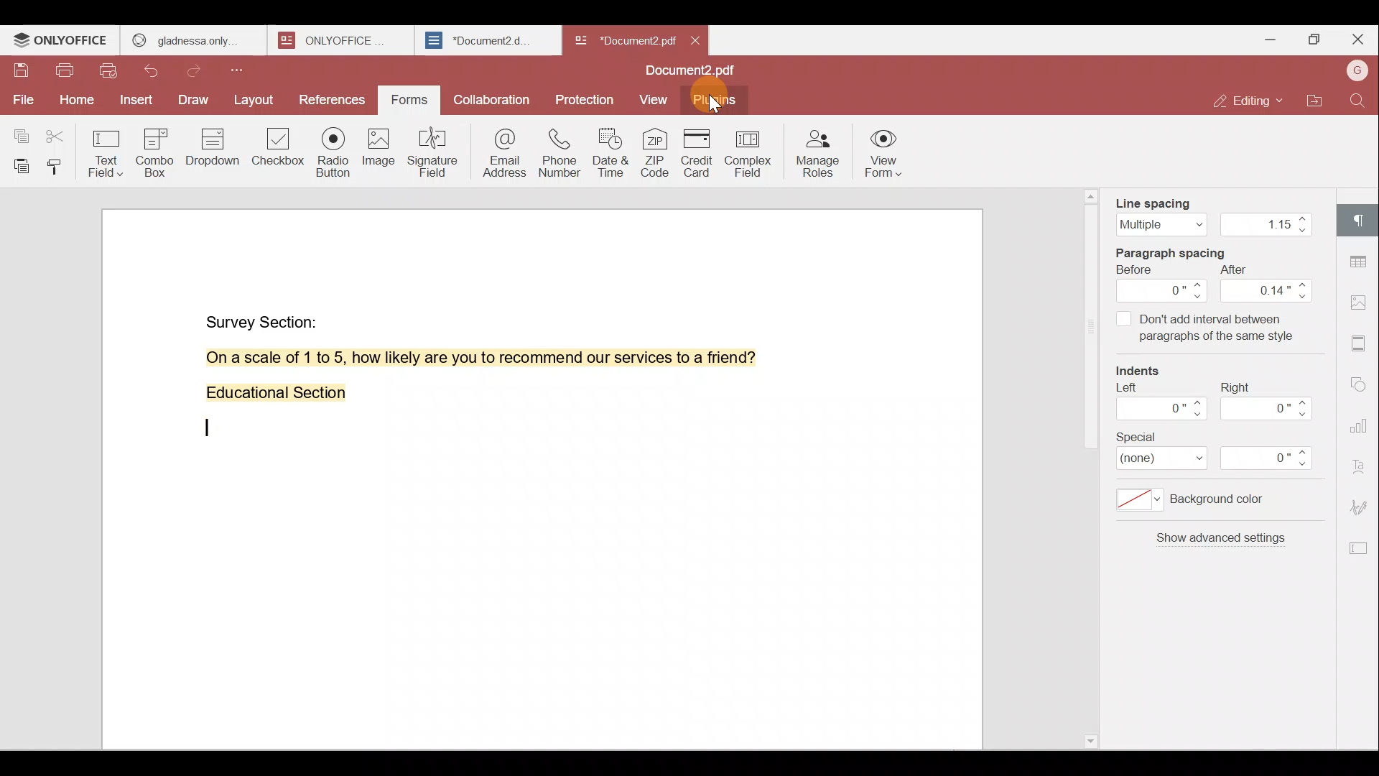  I want to click on Left, so click(1159, 406).